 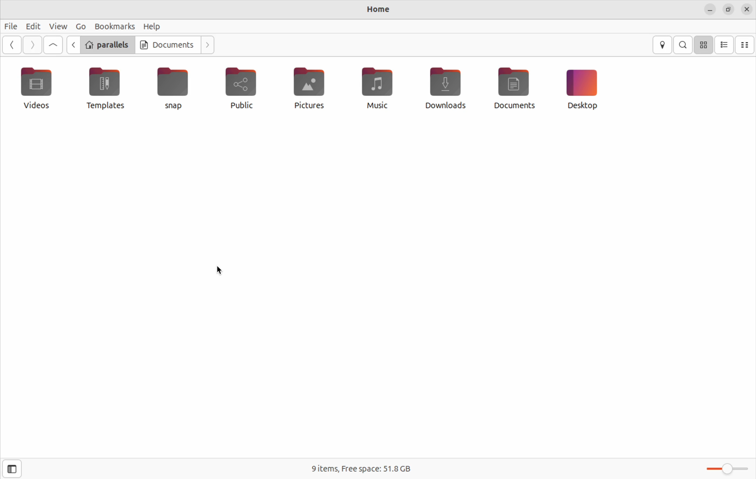 What do you see at coordinates (445, 90) in the screenshot?
I see `Downloads` at bounding box center [445, 90].